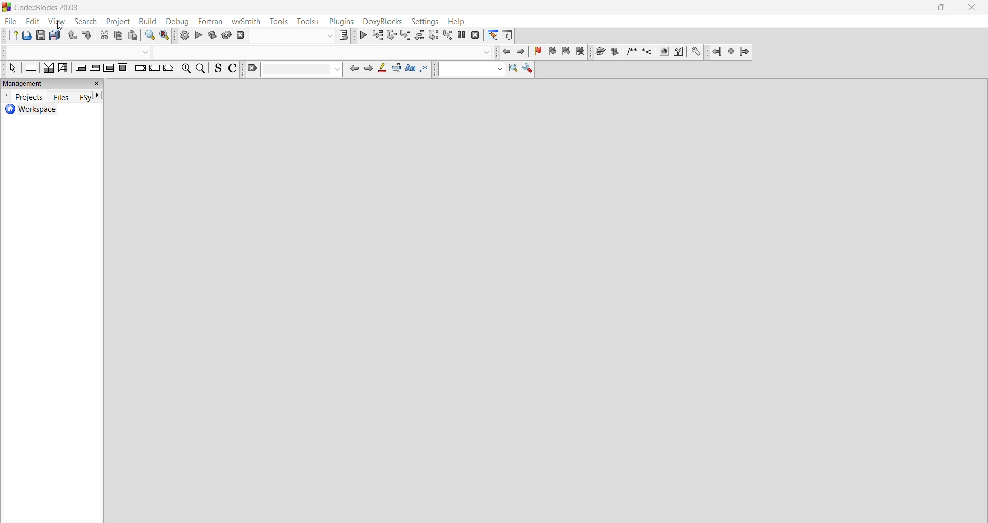 The width and height of the screenshot is (988, 523). Describe the element at coordinates (974, 7) in the screenshot. I see `close` at that location.